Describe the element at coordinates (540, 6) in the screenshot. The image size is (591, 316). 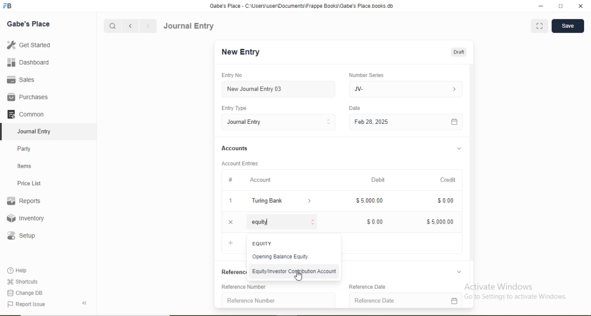
I see `minimize` at that location.